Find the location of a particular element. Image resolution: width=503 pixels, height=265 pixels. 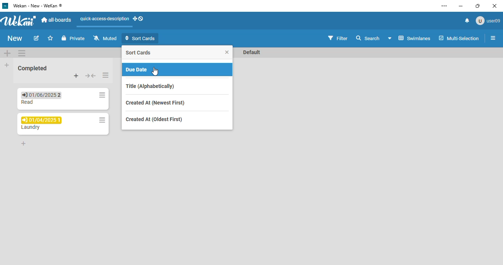

sort cards is located at coordinates (141, 38).